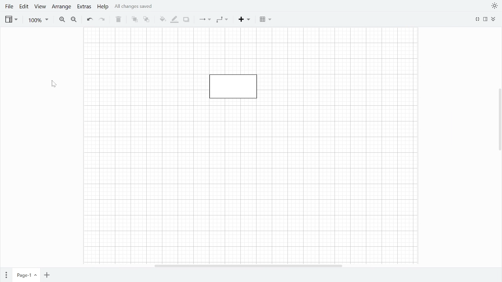 The height and width of the screenshot is (282, 502). Describe the element at coordinates (118, 20) in the screenshot. I see `Delete` at that location.